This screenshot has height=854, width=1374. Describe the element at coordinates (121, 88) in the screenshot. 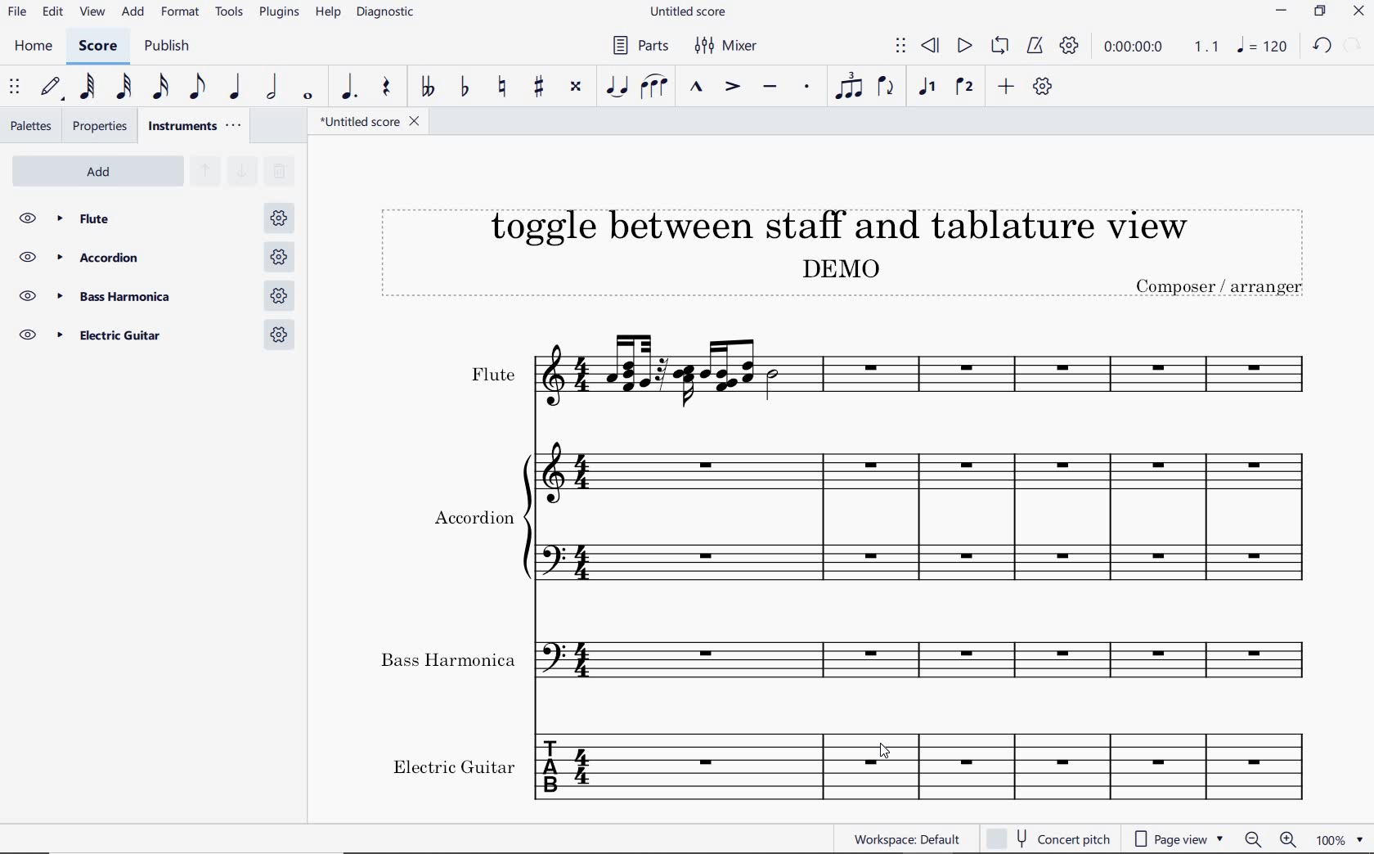

I see `32nd note` at that location.